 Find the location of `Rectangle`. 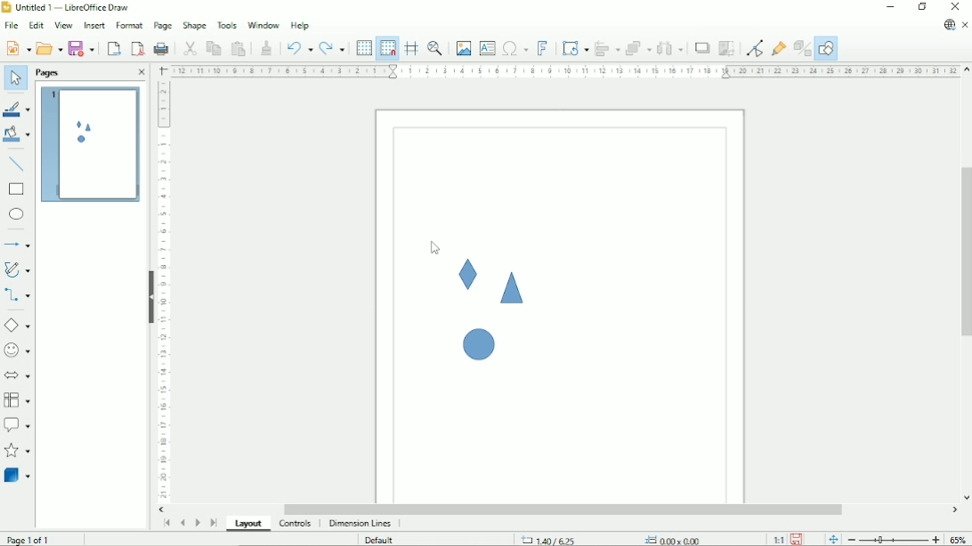

Rectangle is located at coordinates (17, 189).